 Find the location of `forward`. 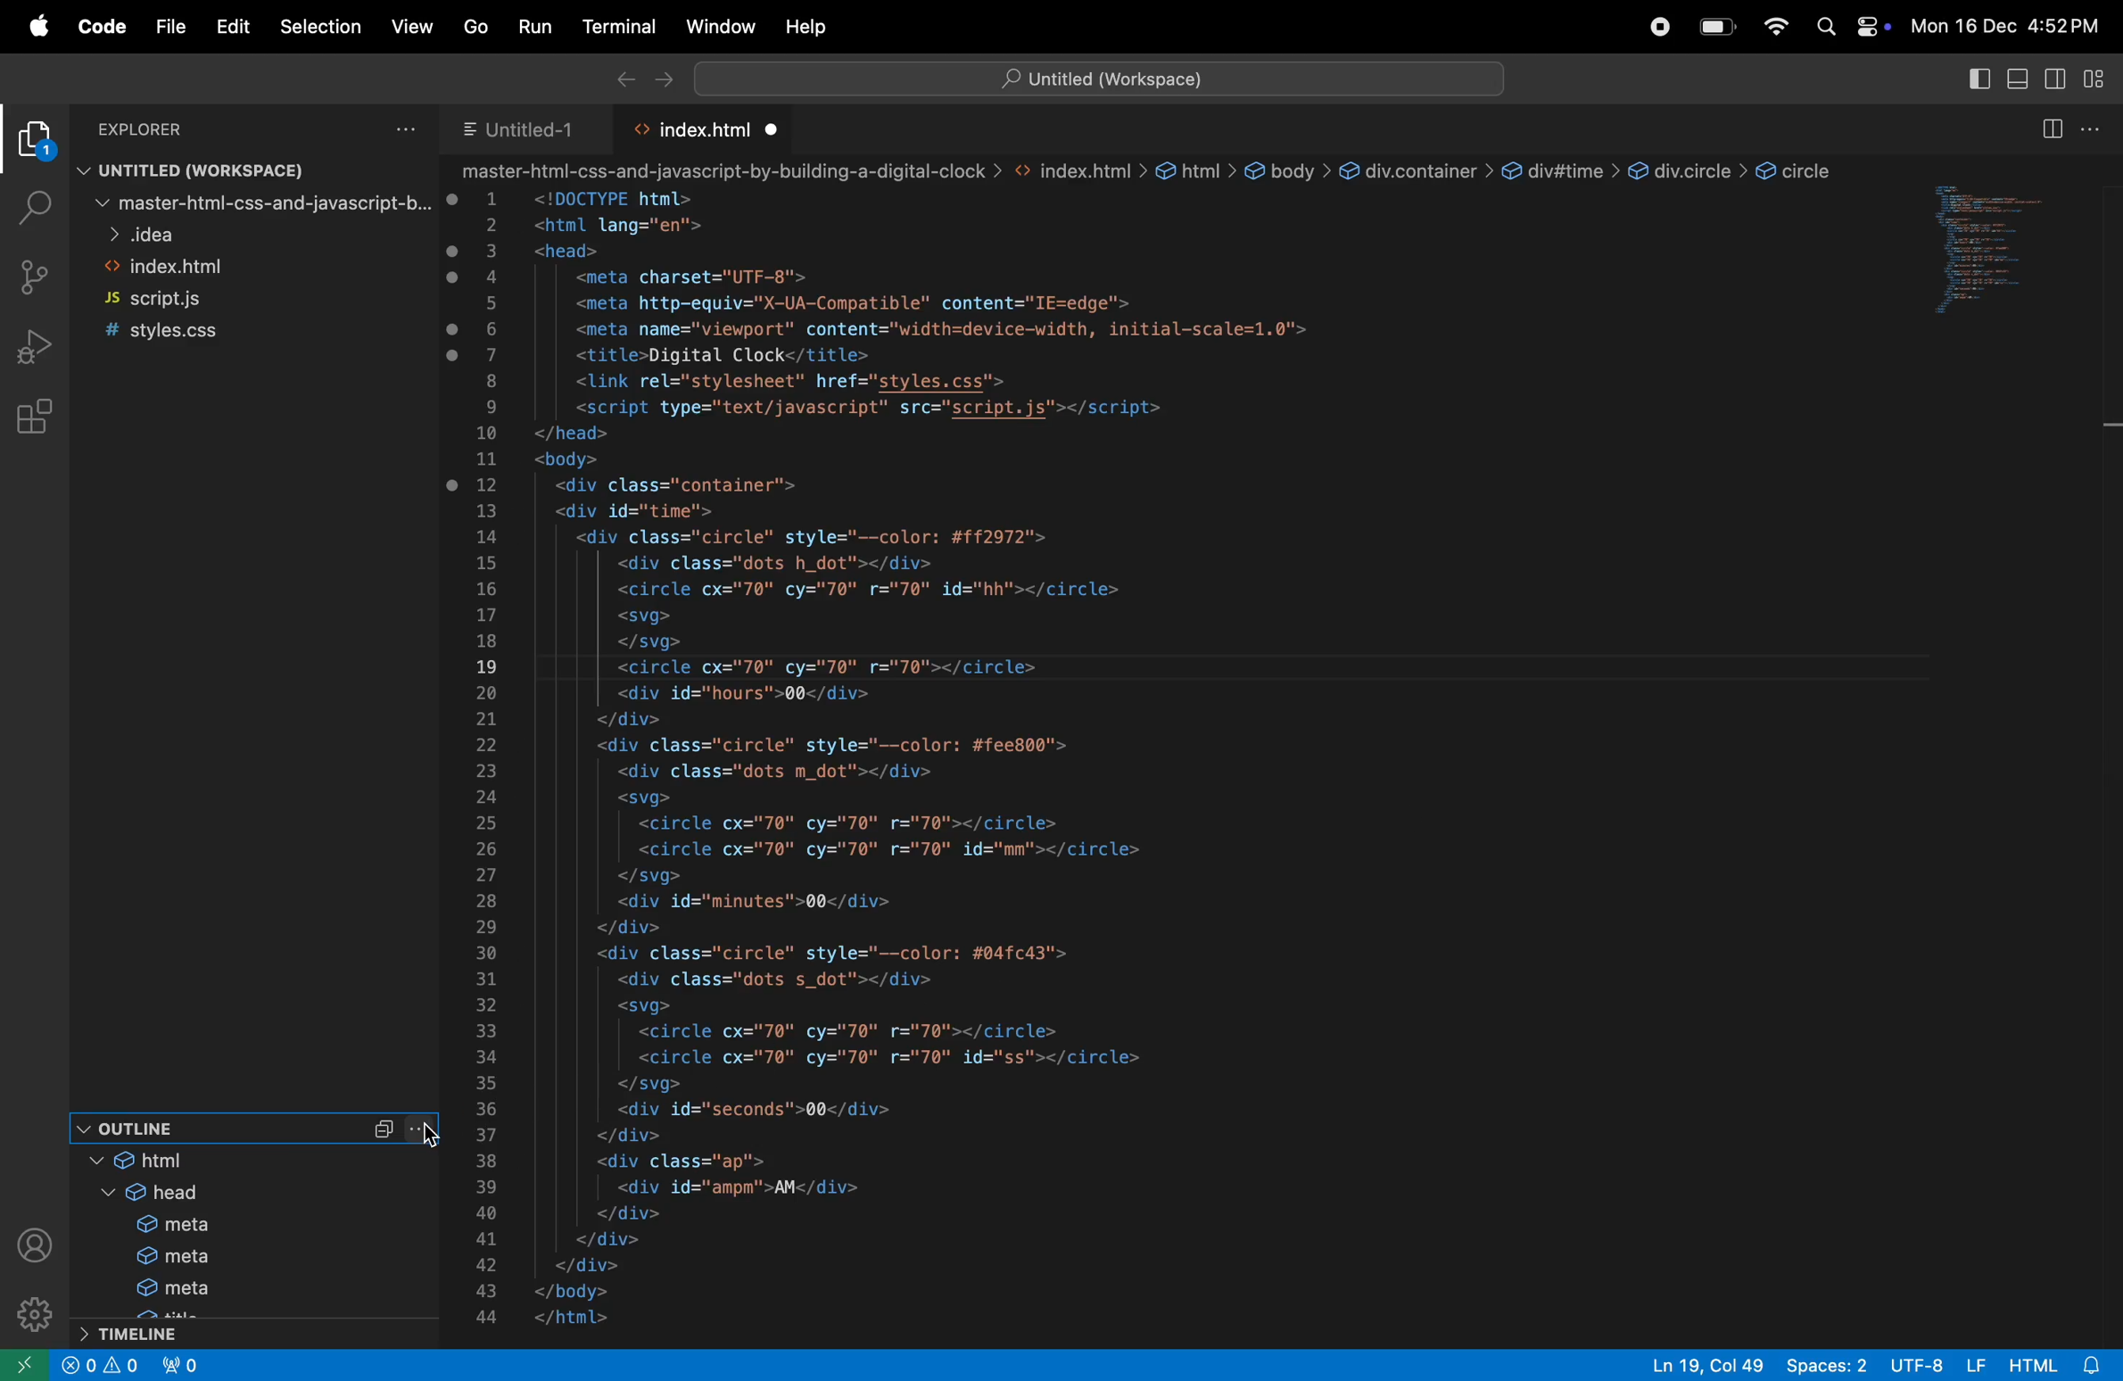

forward is located at coordinates (658, 80).